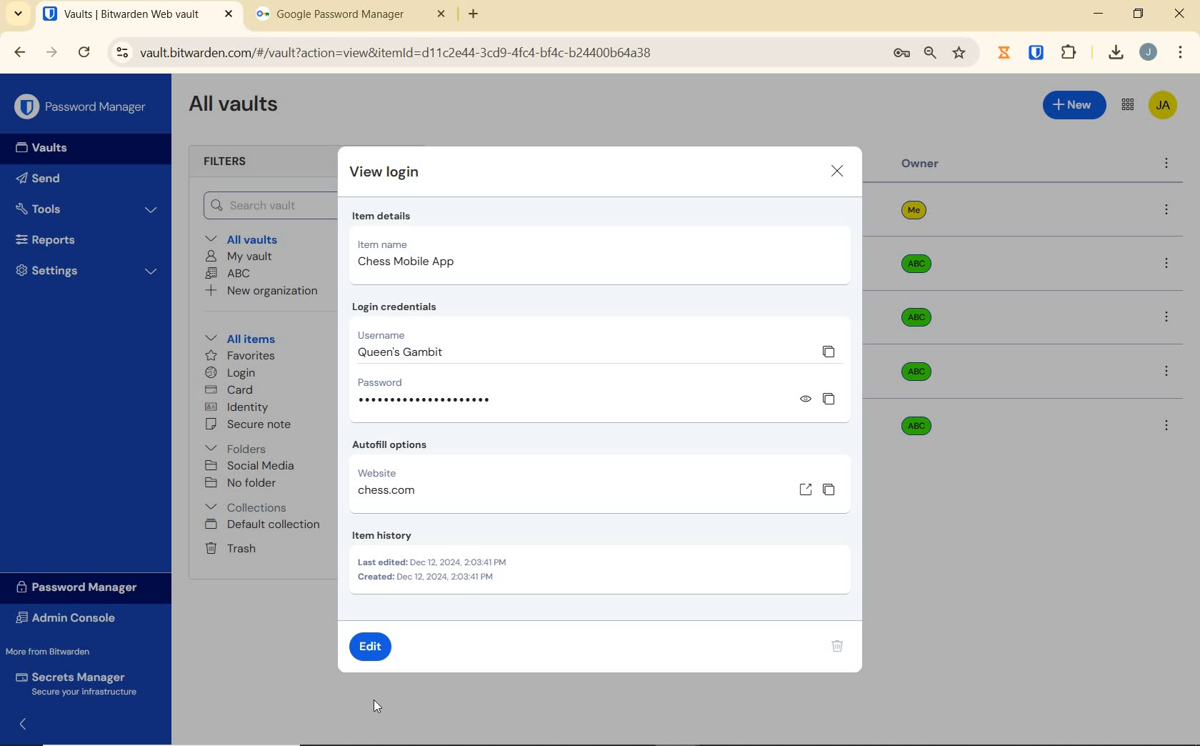 The width and height of the screenshot is (1200, 746). Describe the element at coordinates (39, 181) in the screenshot. I see `Send` at that location.